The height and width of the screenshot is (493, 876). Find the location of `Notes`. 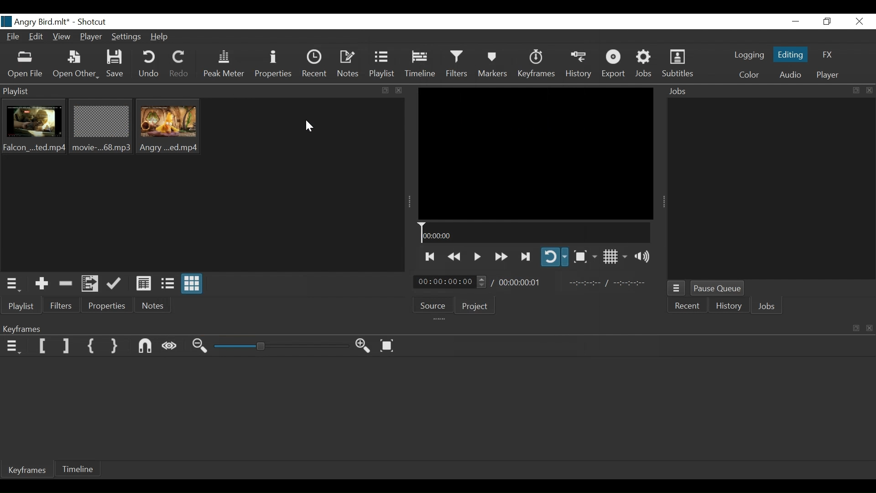

Notes is located at coordinates (151, 306).